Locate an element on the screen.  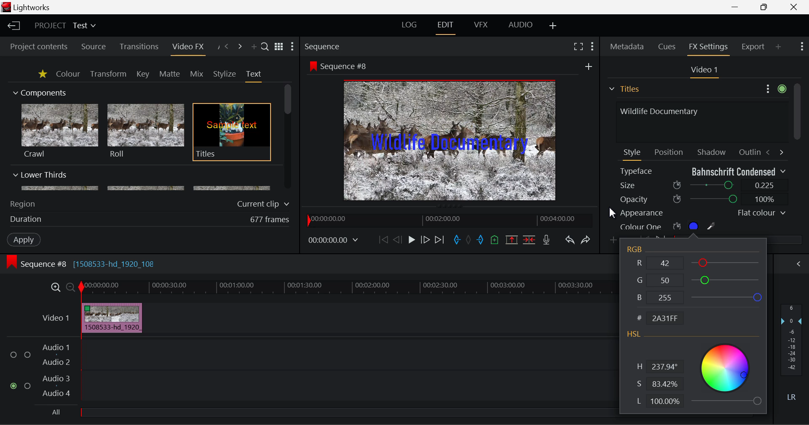
Cues is located at coordinates (668, 47).